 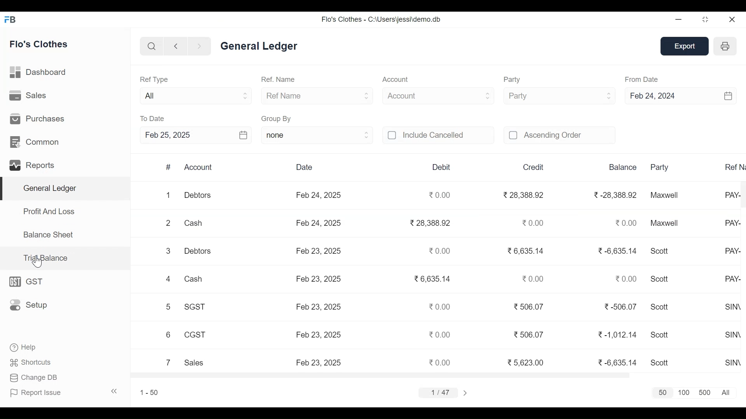 I want to click on Horizontal Scroll bar, so click(x=378, y=376).